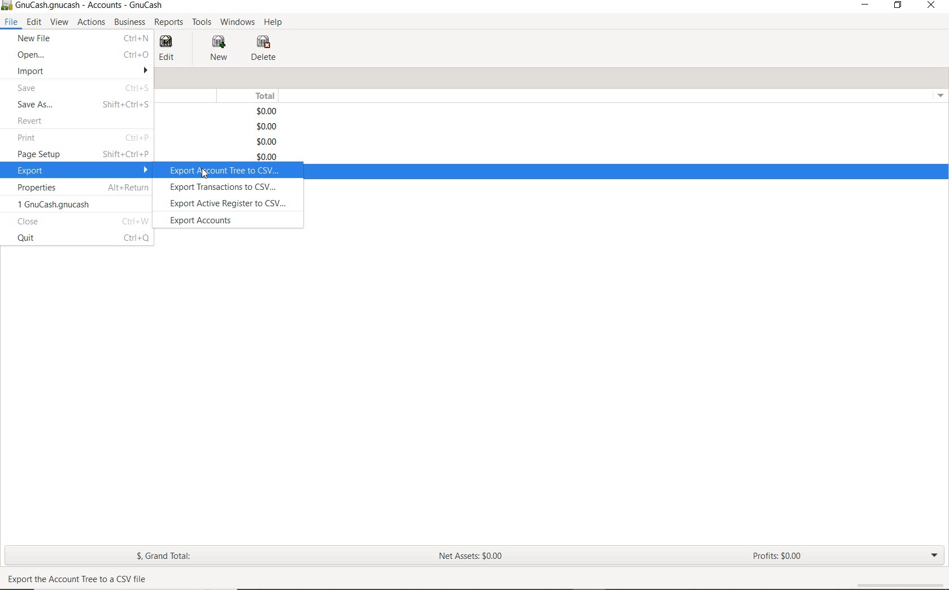  Describe the element at coordinates (28, 237) in the screenshot. I see `quit` at that location.